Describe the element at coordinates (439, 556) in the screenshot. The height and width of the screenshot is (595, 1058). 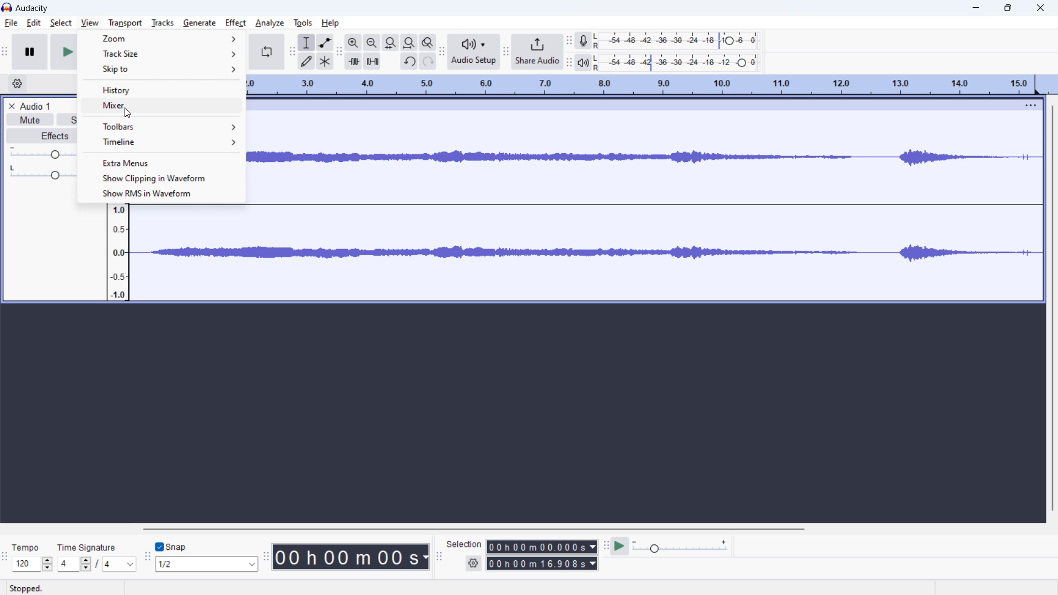
I see `selection toolbar` at that location.